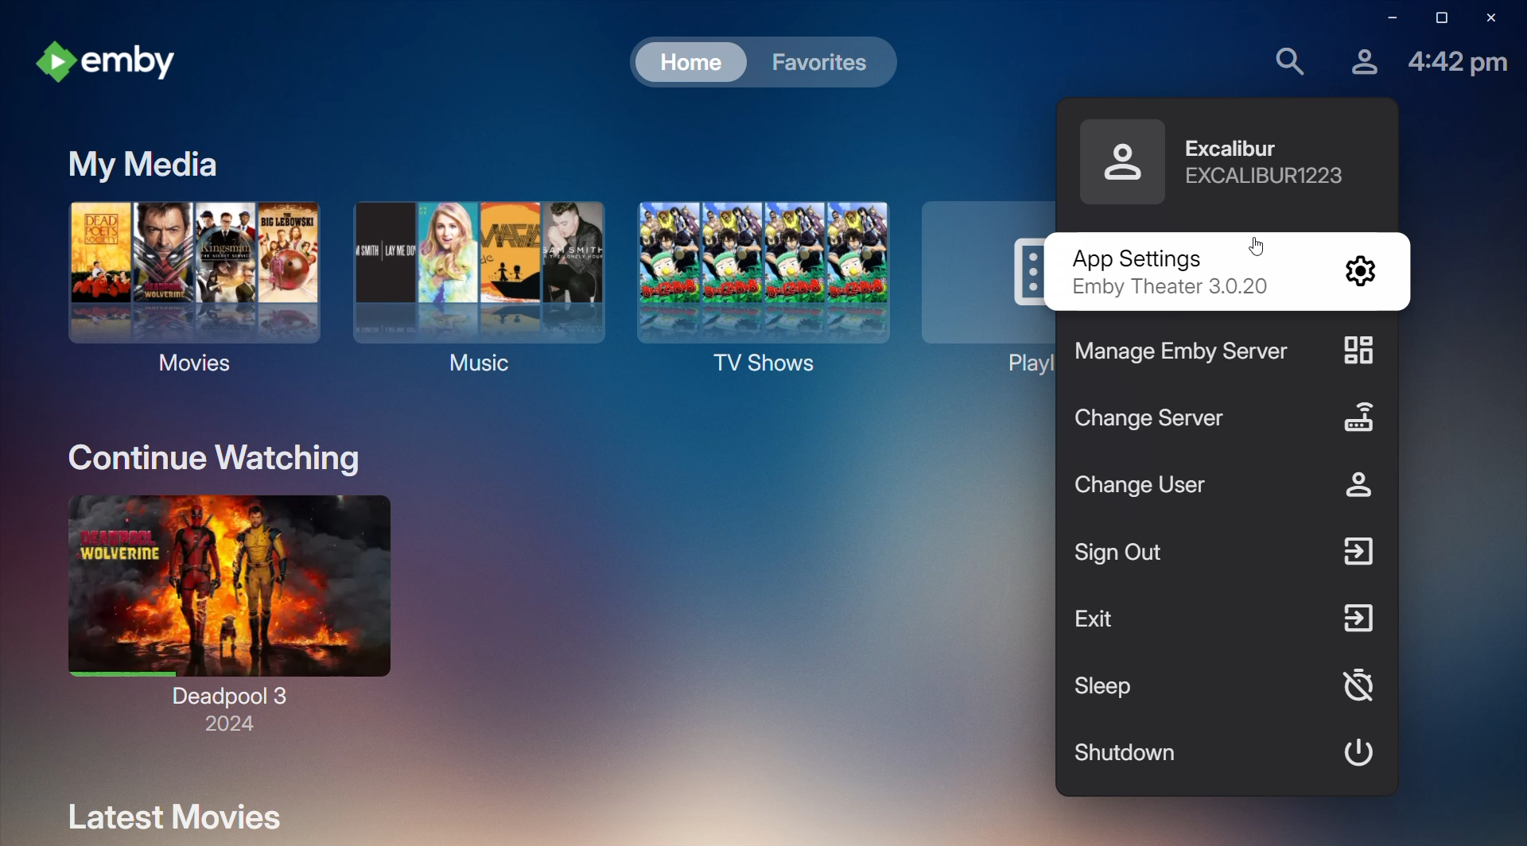 This screenshot has width=1527, height=846. Describe the element at coordinates (1222, 748) in the screenshot. I see `Shutdown` at that location.